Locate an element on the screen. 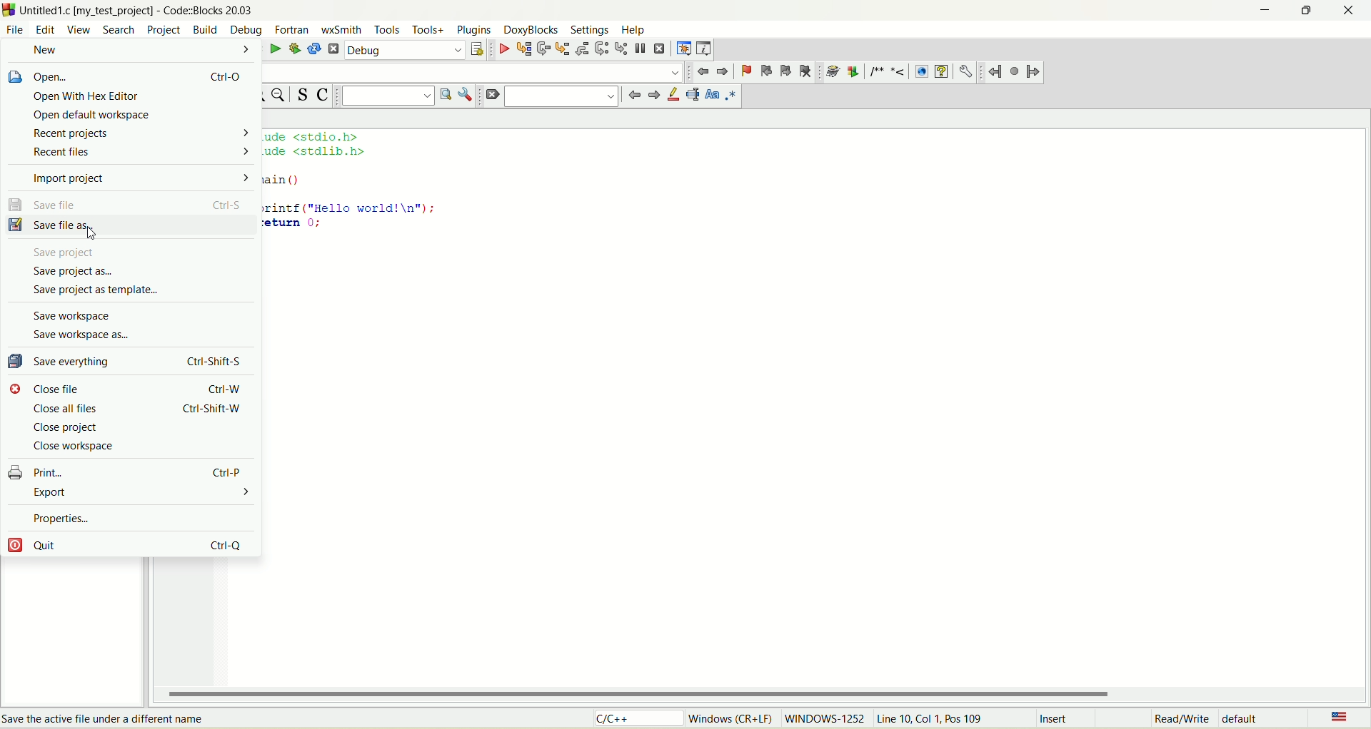 The image size is (1371, 729). maximize is located at coordinates (1302, 14).